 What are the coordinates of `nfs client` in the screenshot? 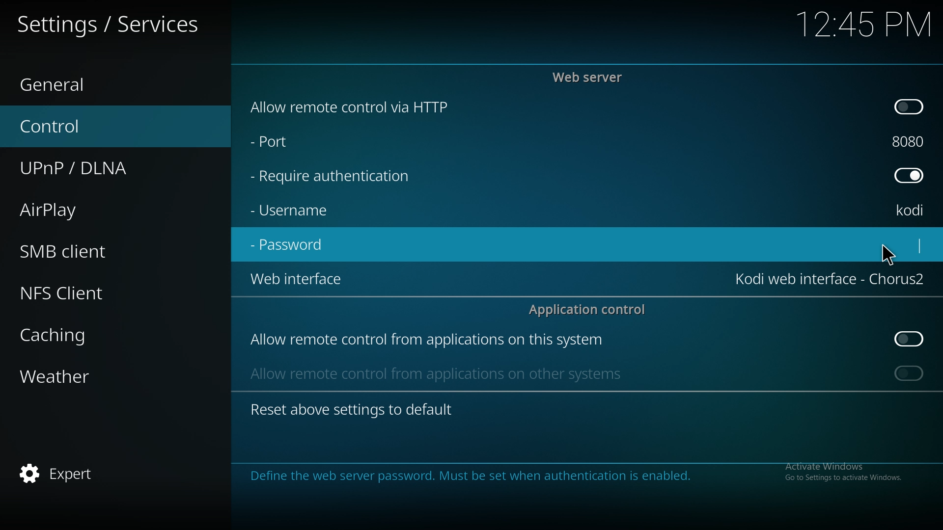 It's located at (80, 293).